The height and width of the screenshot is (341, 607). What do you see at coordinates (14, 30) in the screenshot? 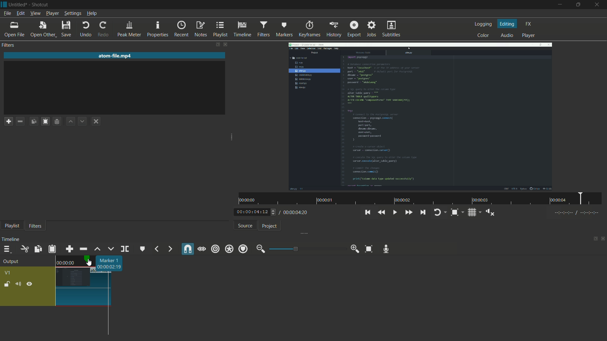
I see `open file` at bounding box center [14, 30].